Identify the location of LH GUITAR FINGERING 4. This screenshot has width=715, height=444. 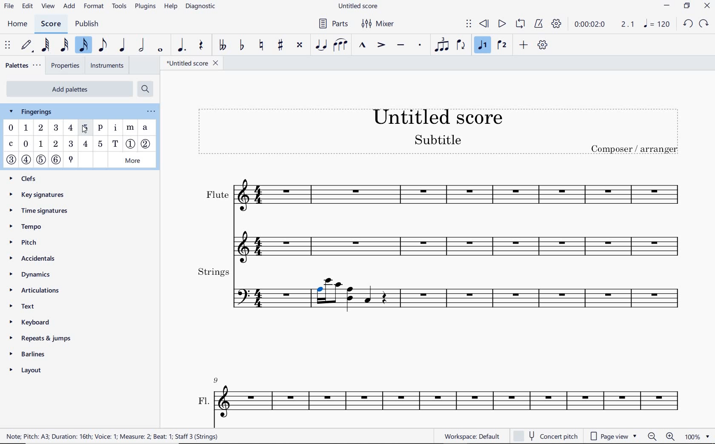
(85, 145).